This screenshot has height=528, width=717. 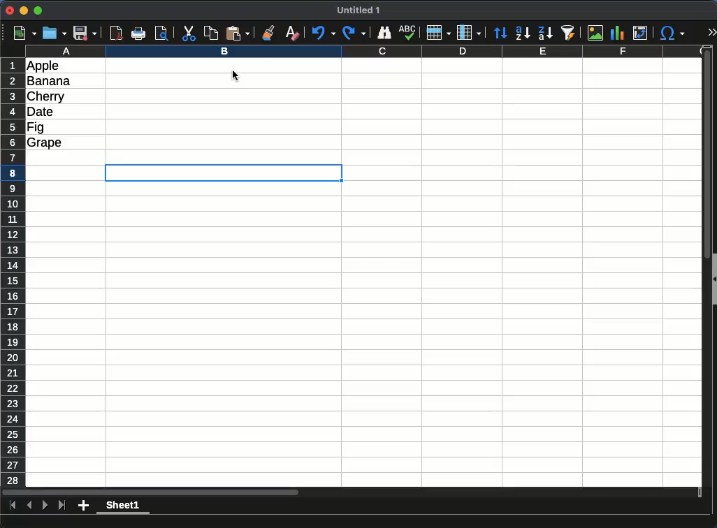 What do you see at coordinates (236, 75) in the screenshot?
I see `cursor` at bounding box center [236, 75].